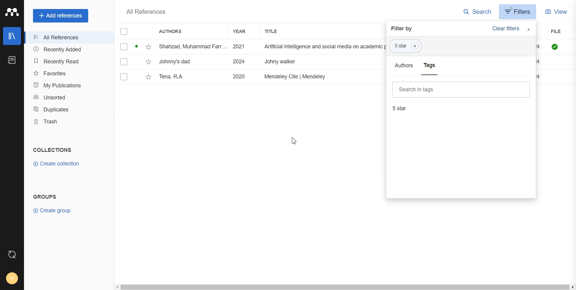 This screenshot has height=290, width=576. What do you see at coordinates (68, 109) in the screenshot?
I see `Duplicates` at bounding box center [68, 109].